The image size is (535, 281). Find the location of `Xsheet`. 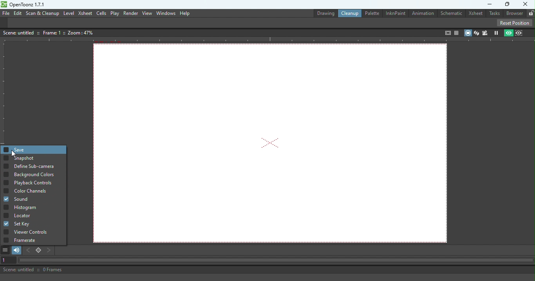

Xsheet is located at coordinates (85, 14).